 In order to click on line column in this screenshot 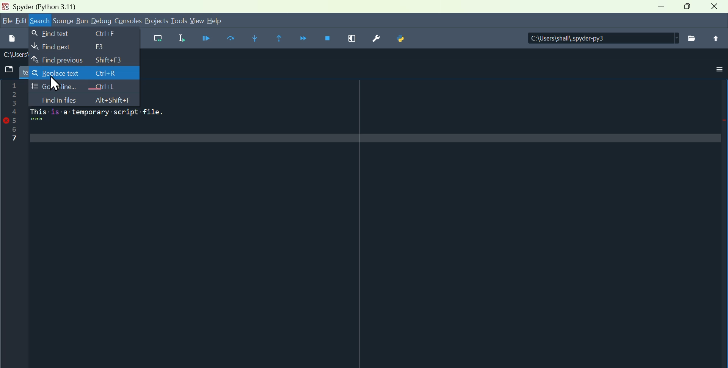, I will do `click(14, 222)`.